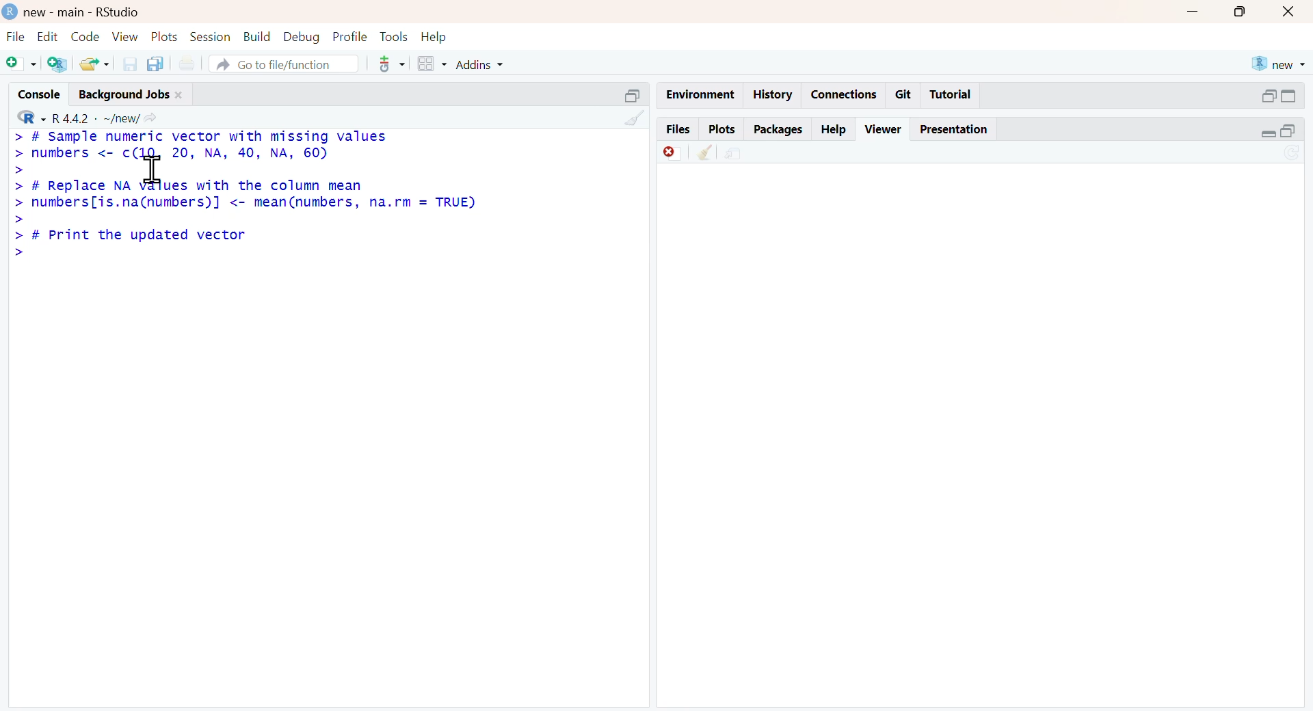  What do you see at coordinates (96, 119) in the screenshot?
I see `R 4.4.2 ~/new/` at bounding box center [96, 119].